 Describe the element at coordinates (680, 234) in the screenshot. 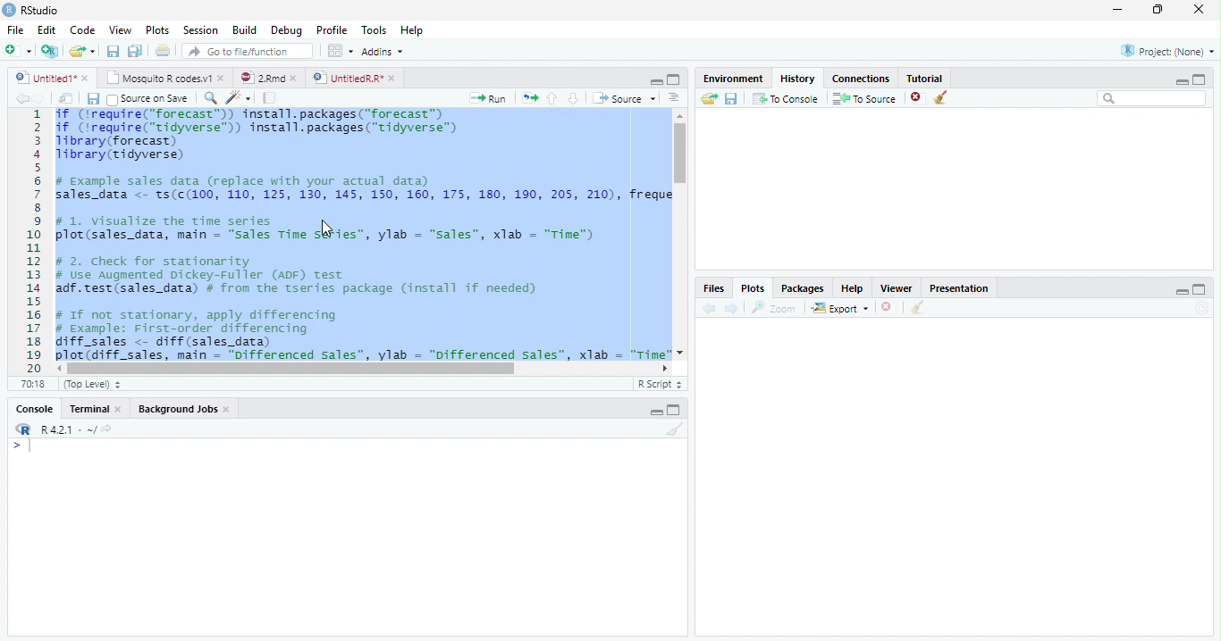

I see `Scroll` at that location.